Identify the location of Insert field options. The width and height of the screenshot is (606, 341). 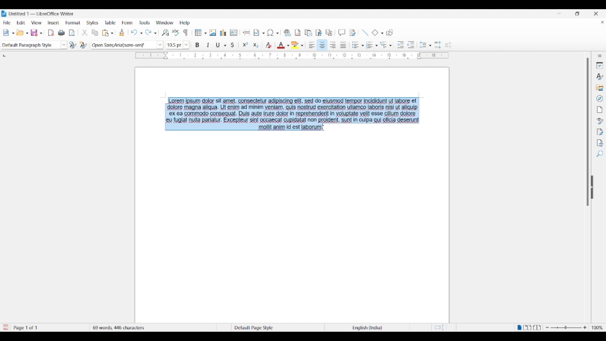
(264, 33).